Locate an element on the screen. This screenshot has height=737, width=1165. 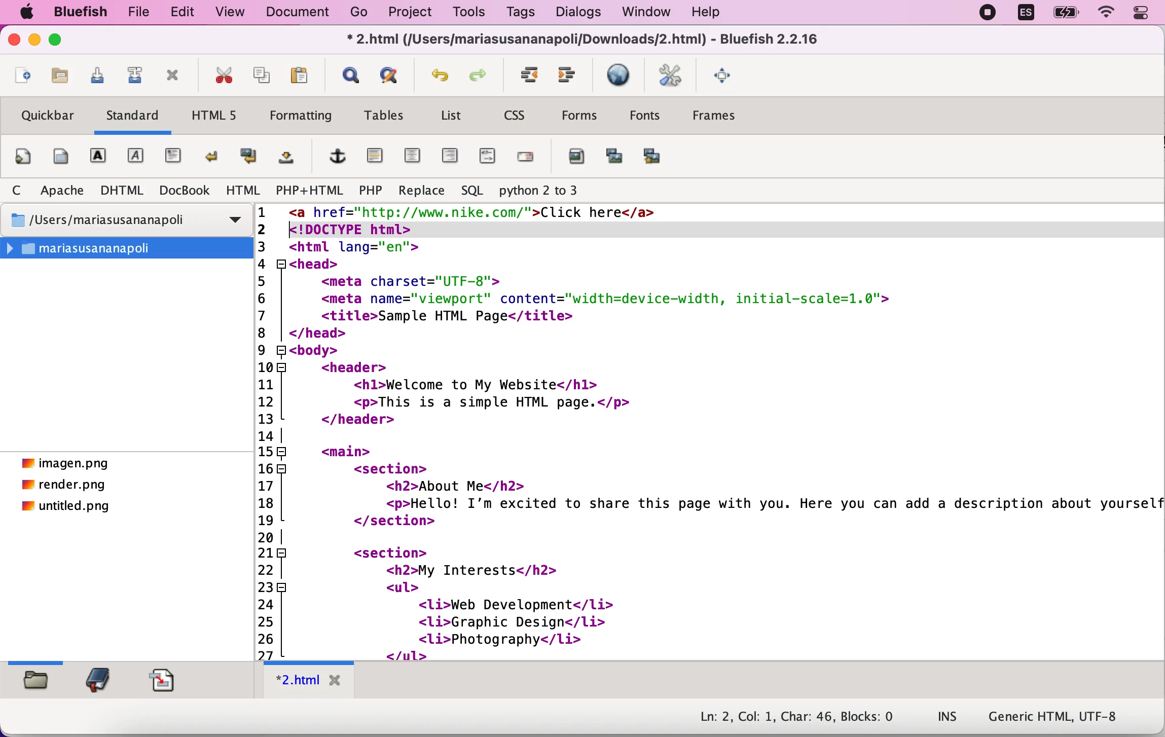
paragraph is located at coordinates (174, 158).